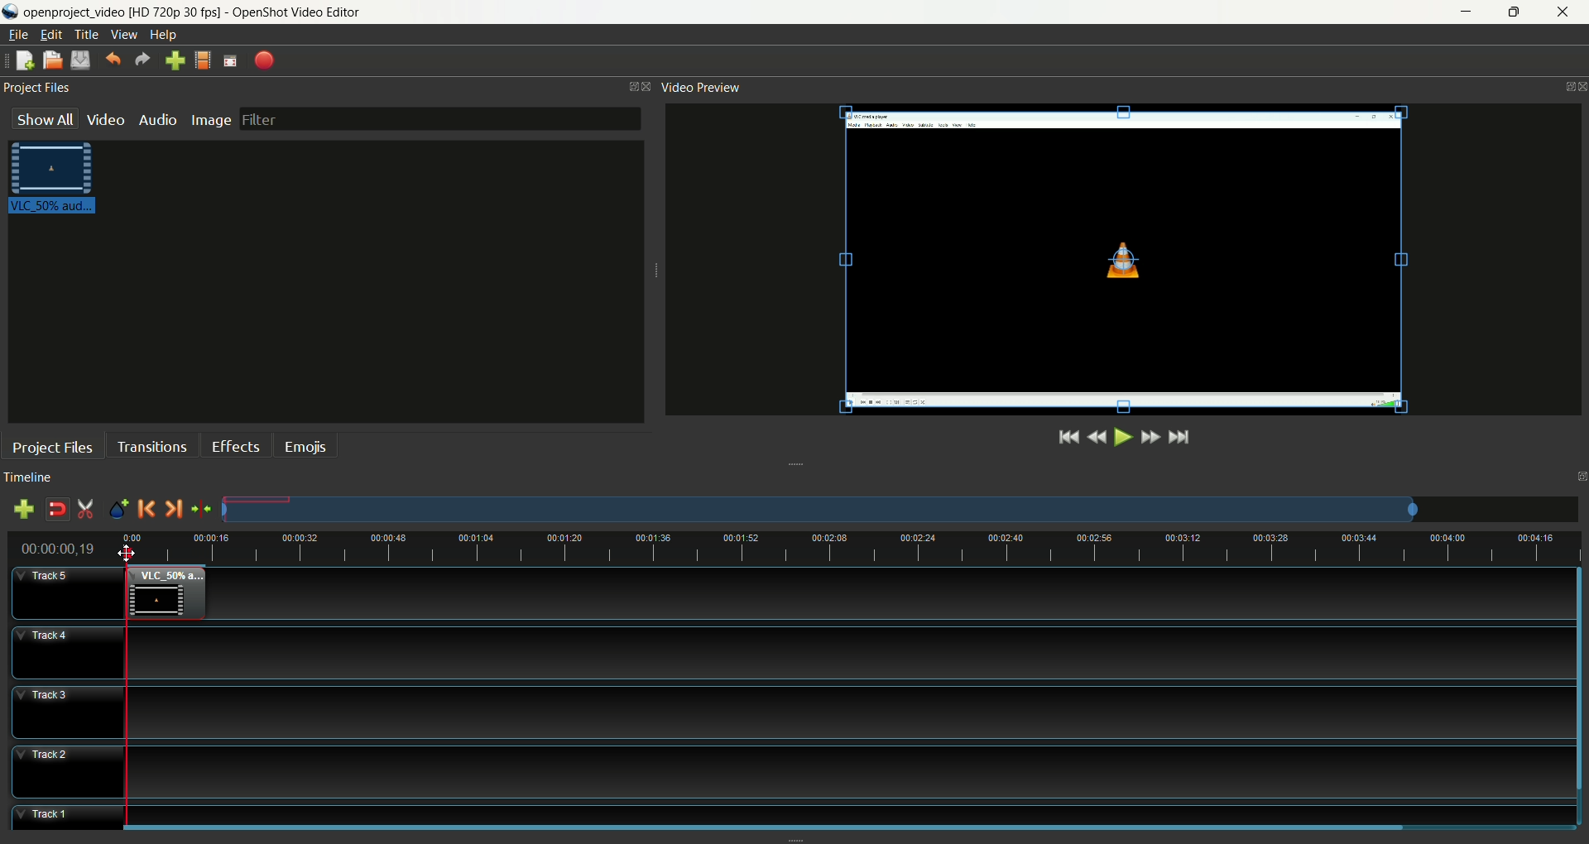 The image size is (1589, 844). What do you see at coordinates (151, 445) in the screenshot?
I see `transition` at bounding box center [151, 445].